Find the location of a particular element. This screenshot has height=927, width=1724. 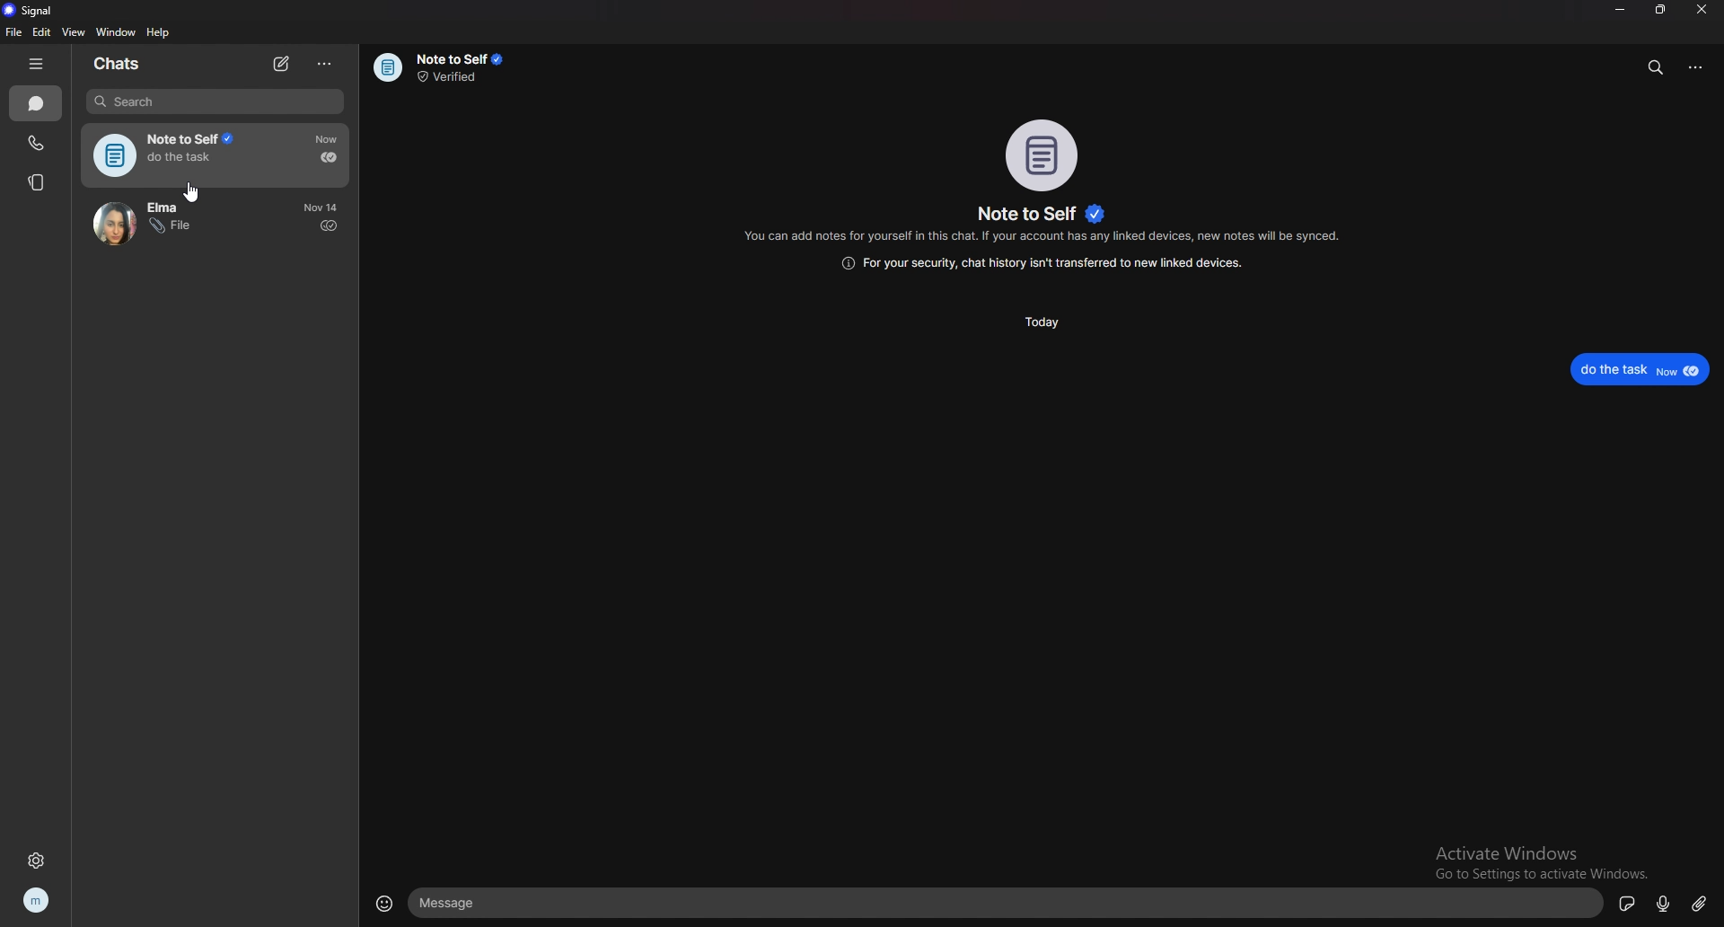

profile is located at coordinates (38, 899).